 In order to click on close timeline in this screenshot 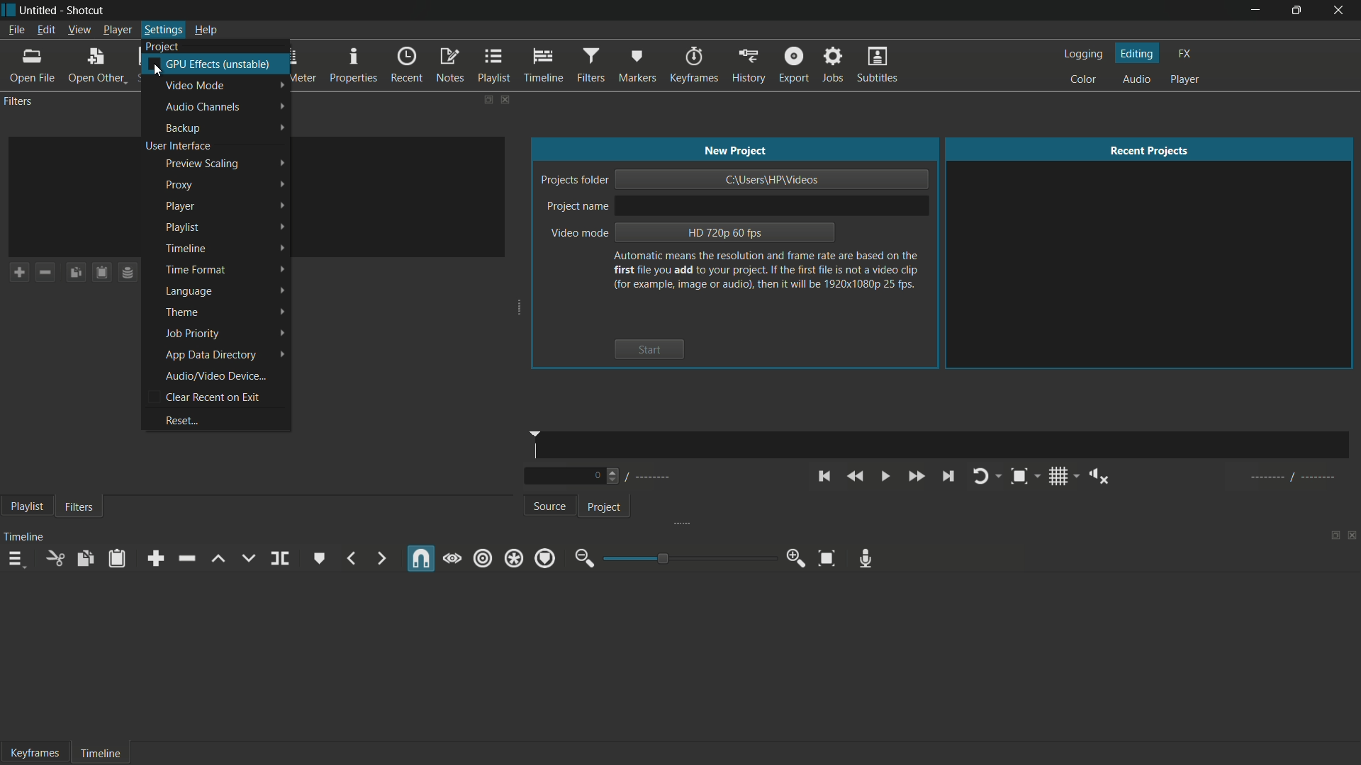, I will do `click(1352, 535)`.